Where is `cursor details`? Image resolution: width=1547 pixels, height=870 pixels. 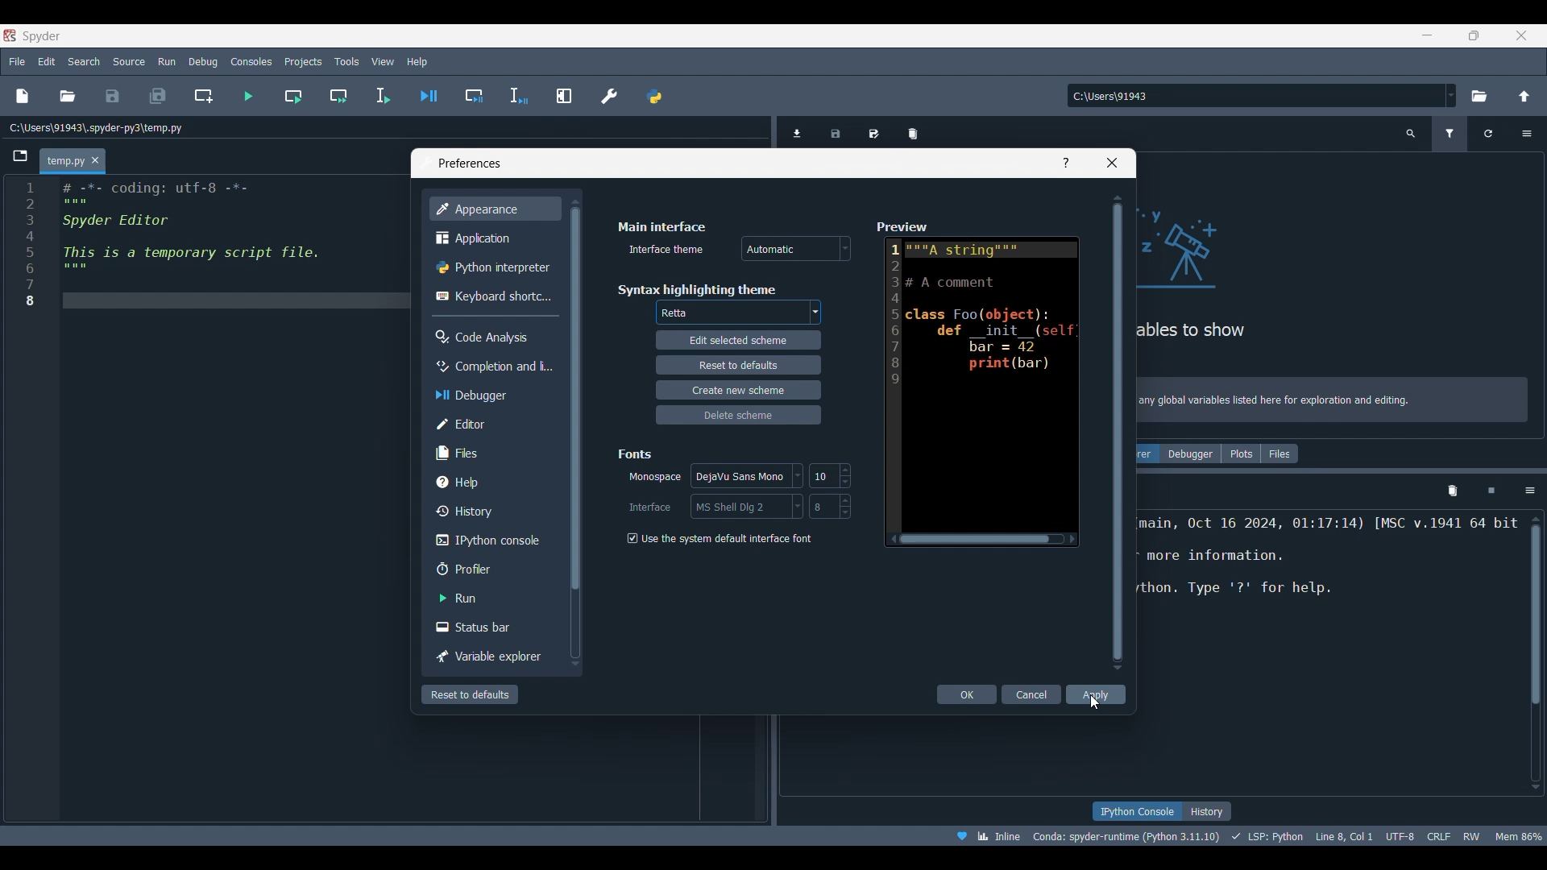 cursor details is located at coordinates (1342, 835).